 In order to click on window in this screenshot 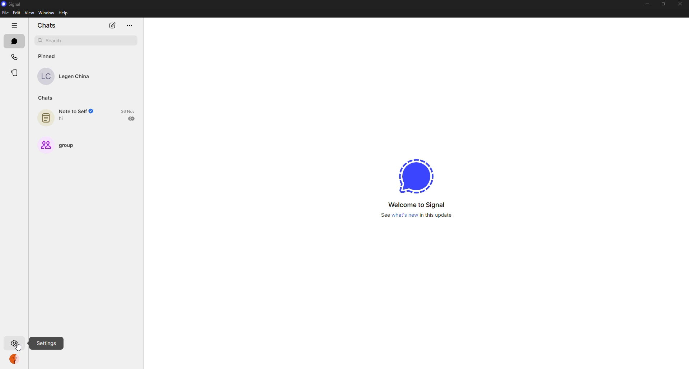, I will do `click(46, 13)`.